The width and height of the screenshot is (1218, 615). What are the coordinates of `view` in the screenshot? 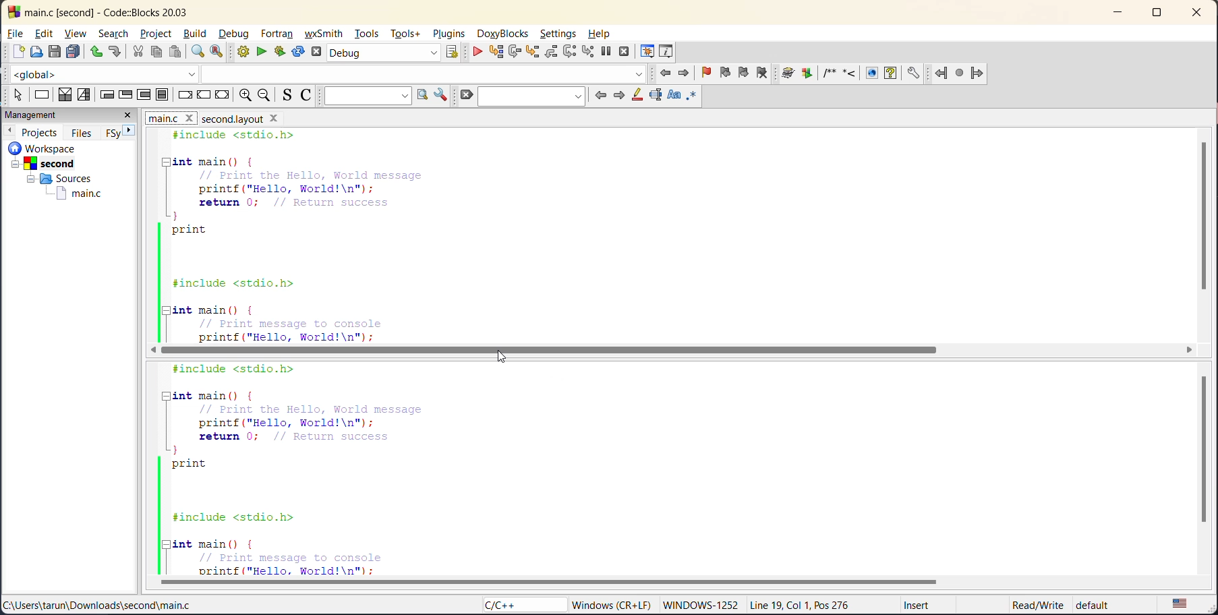 It's located at (76, 34).